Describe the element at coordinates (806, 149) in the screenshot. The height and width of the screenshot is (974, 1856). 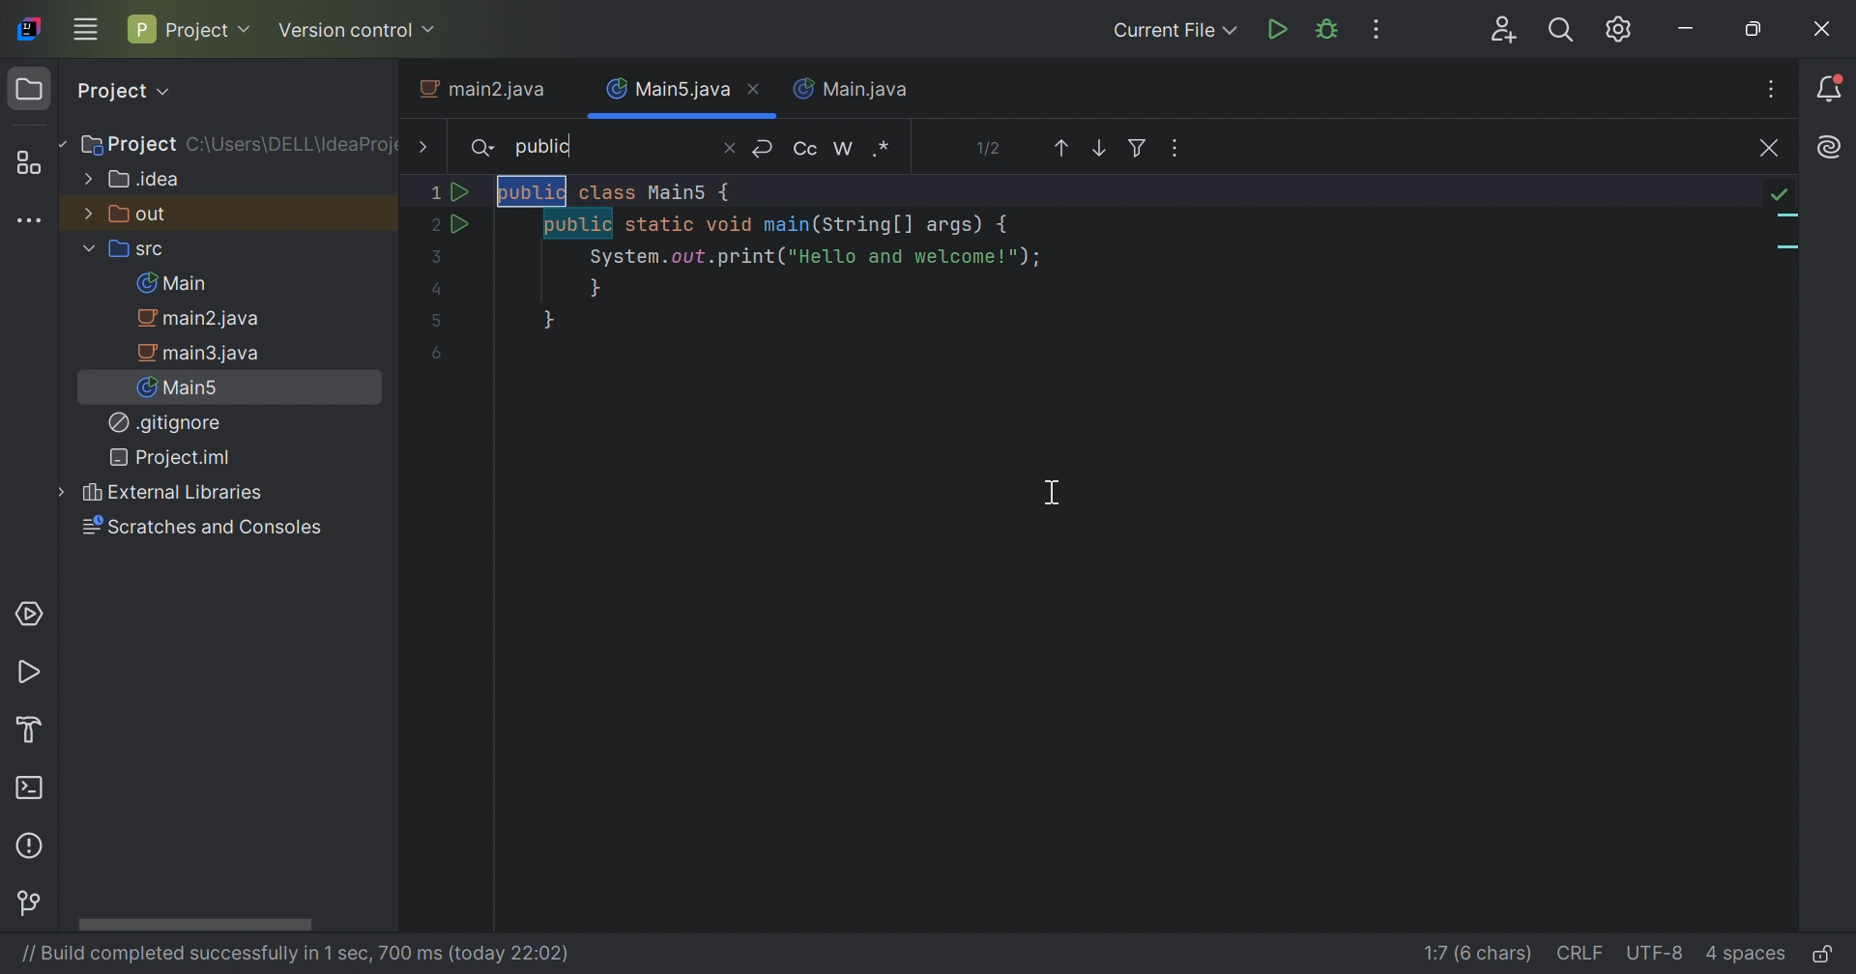
I see `Match case` at that location.